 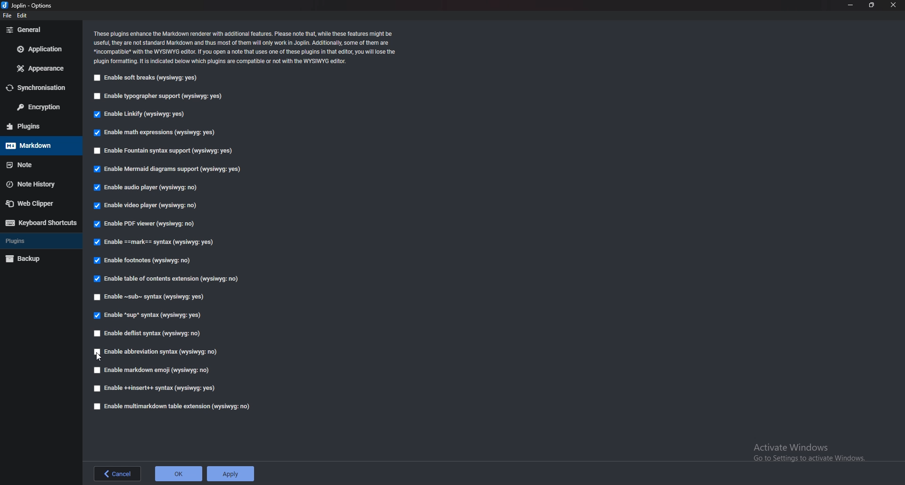 What do you see at coordinates (143, 114) in the screenshot?
I see `Enable Linkify (wysiwyg: yes)` at bounding box center [143, 114].